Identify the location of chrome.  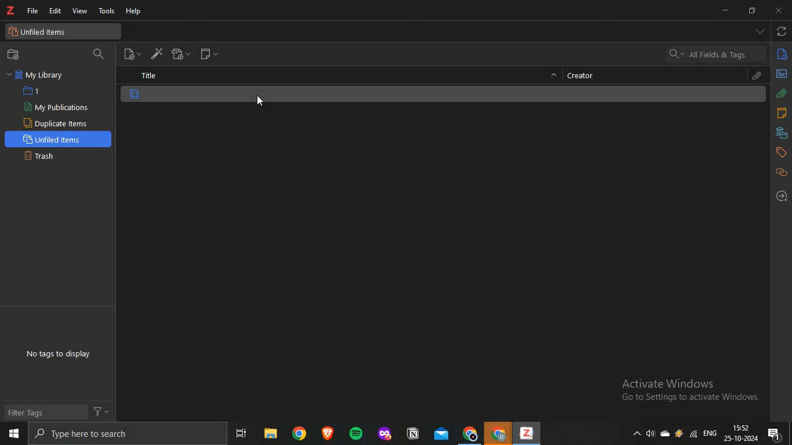
(499, 433).